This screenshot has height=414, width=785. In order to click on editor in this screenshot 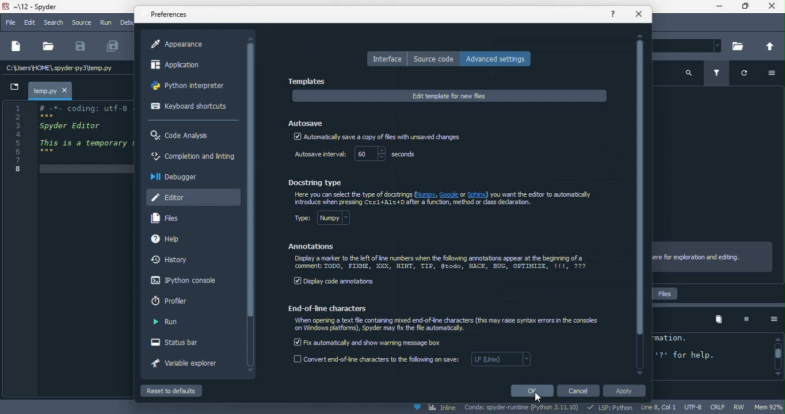, I will do `click(193, 196)`.